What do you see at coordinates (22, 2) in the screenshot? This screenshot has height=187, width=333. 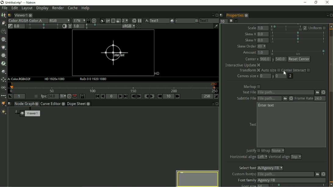 I see `title` at bounding box center [22, 2].